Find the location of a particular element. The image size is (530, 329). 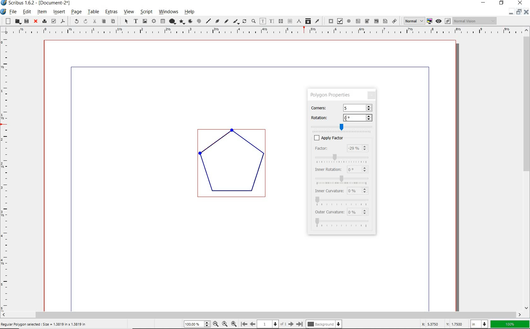

move to previous is located at coordinates (255, 324).